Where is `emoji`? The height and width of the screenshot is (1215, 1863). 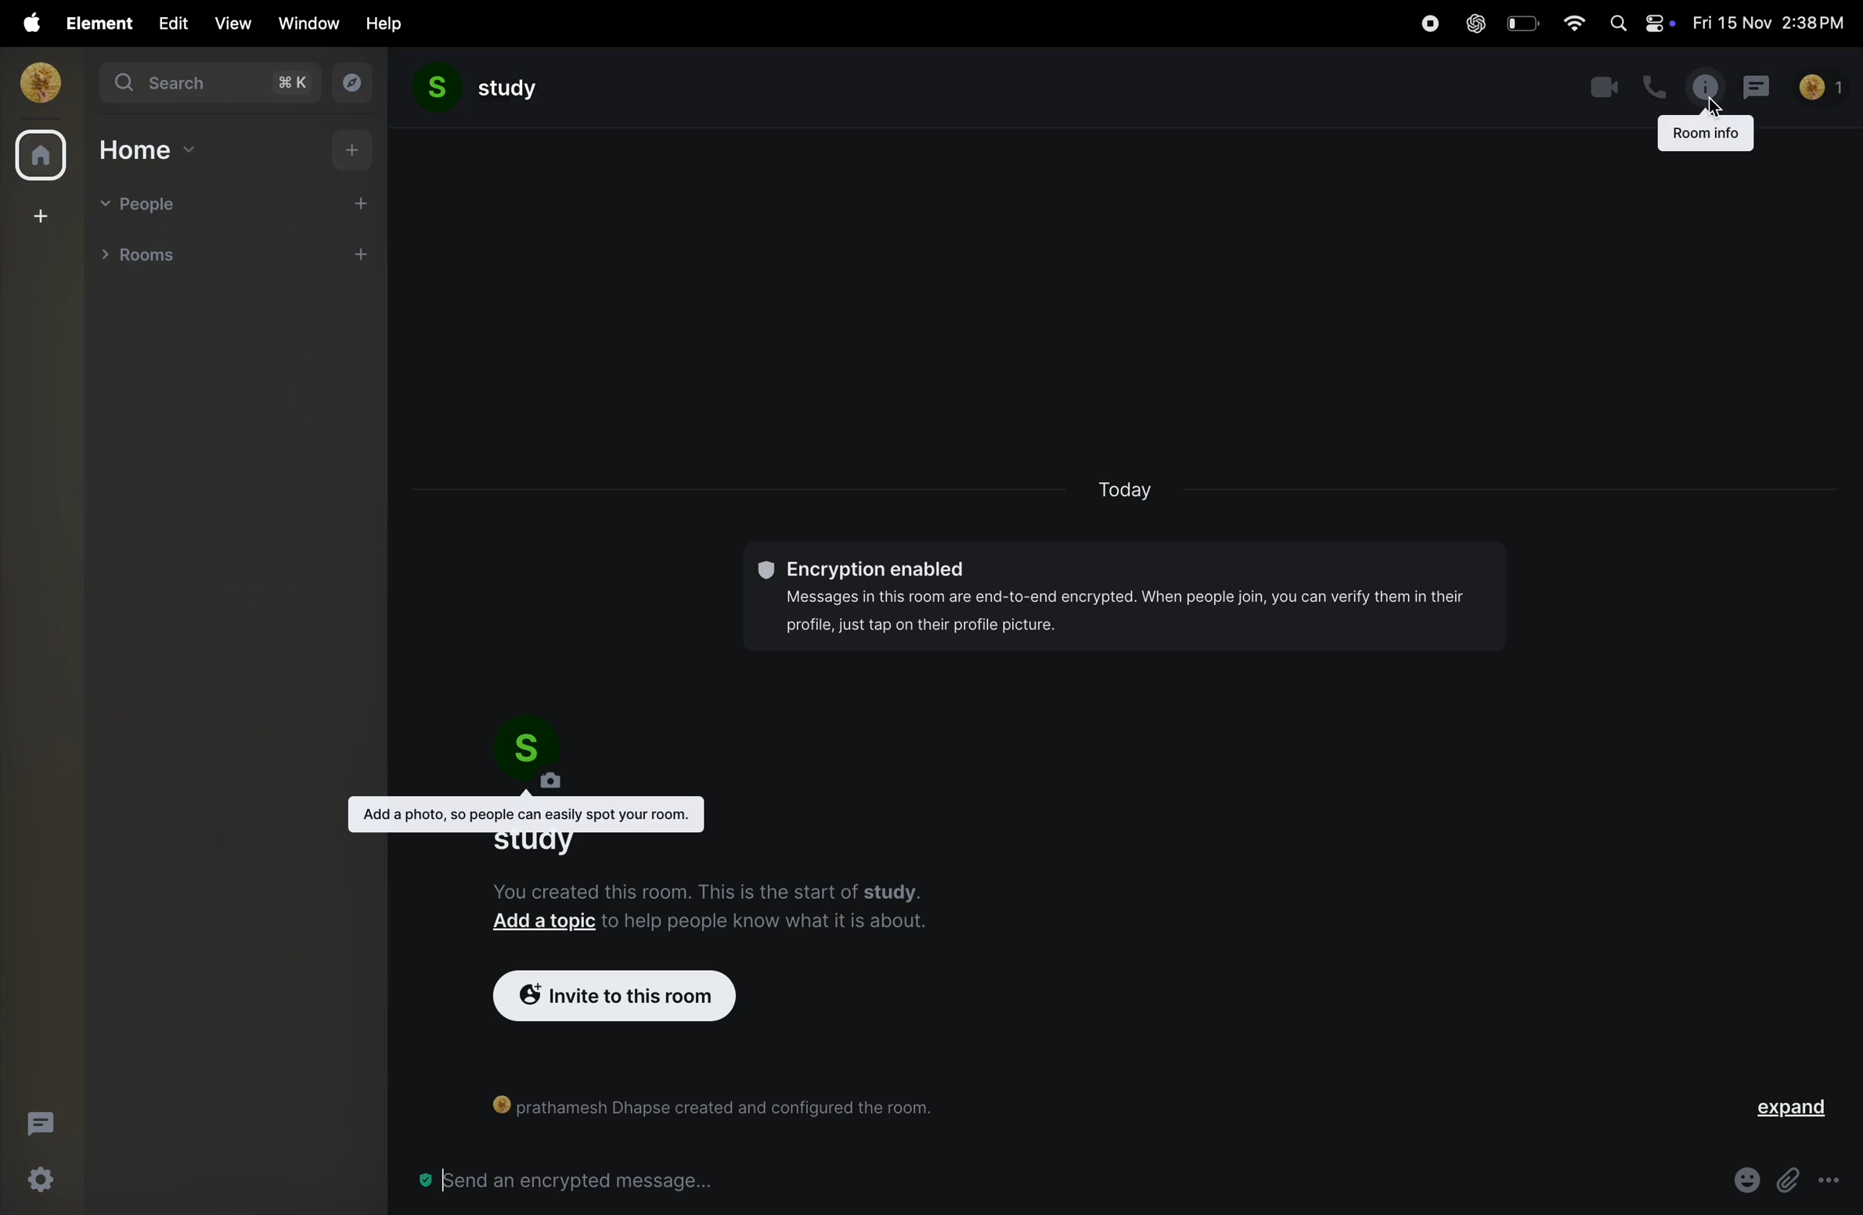
emoji is located at coordinates (1746, 1176).